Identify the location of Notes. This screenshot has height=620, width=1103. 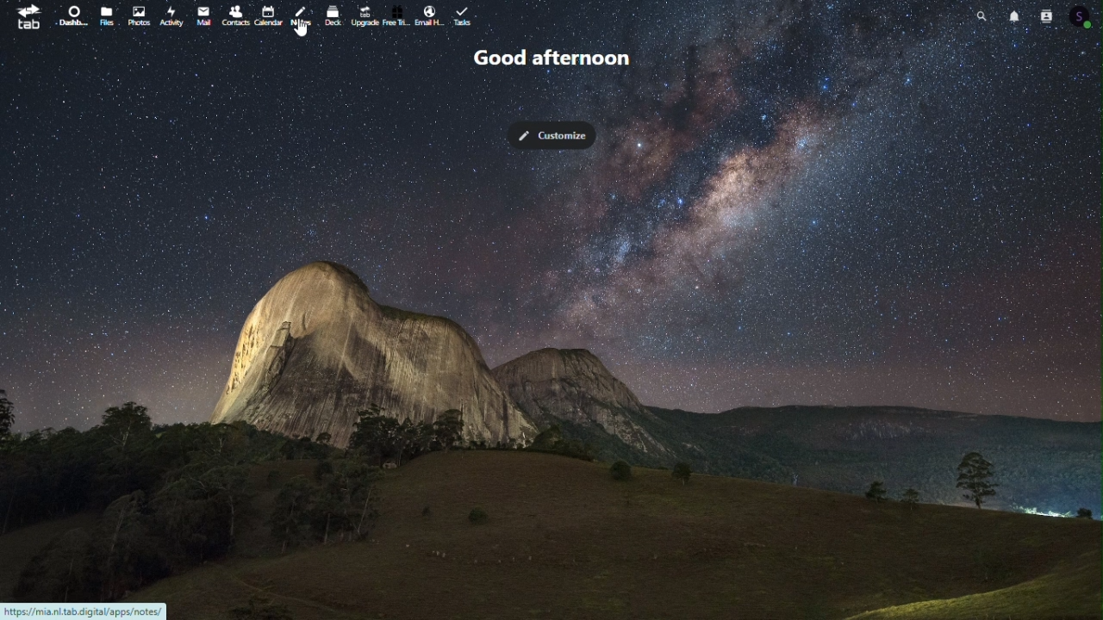
(298, 16).